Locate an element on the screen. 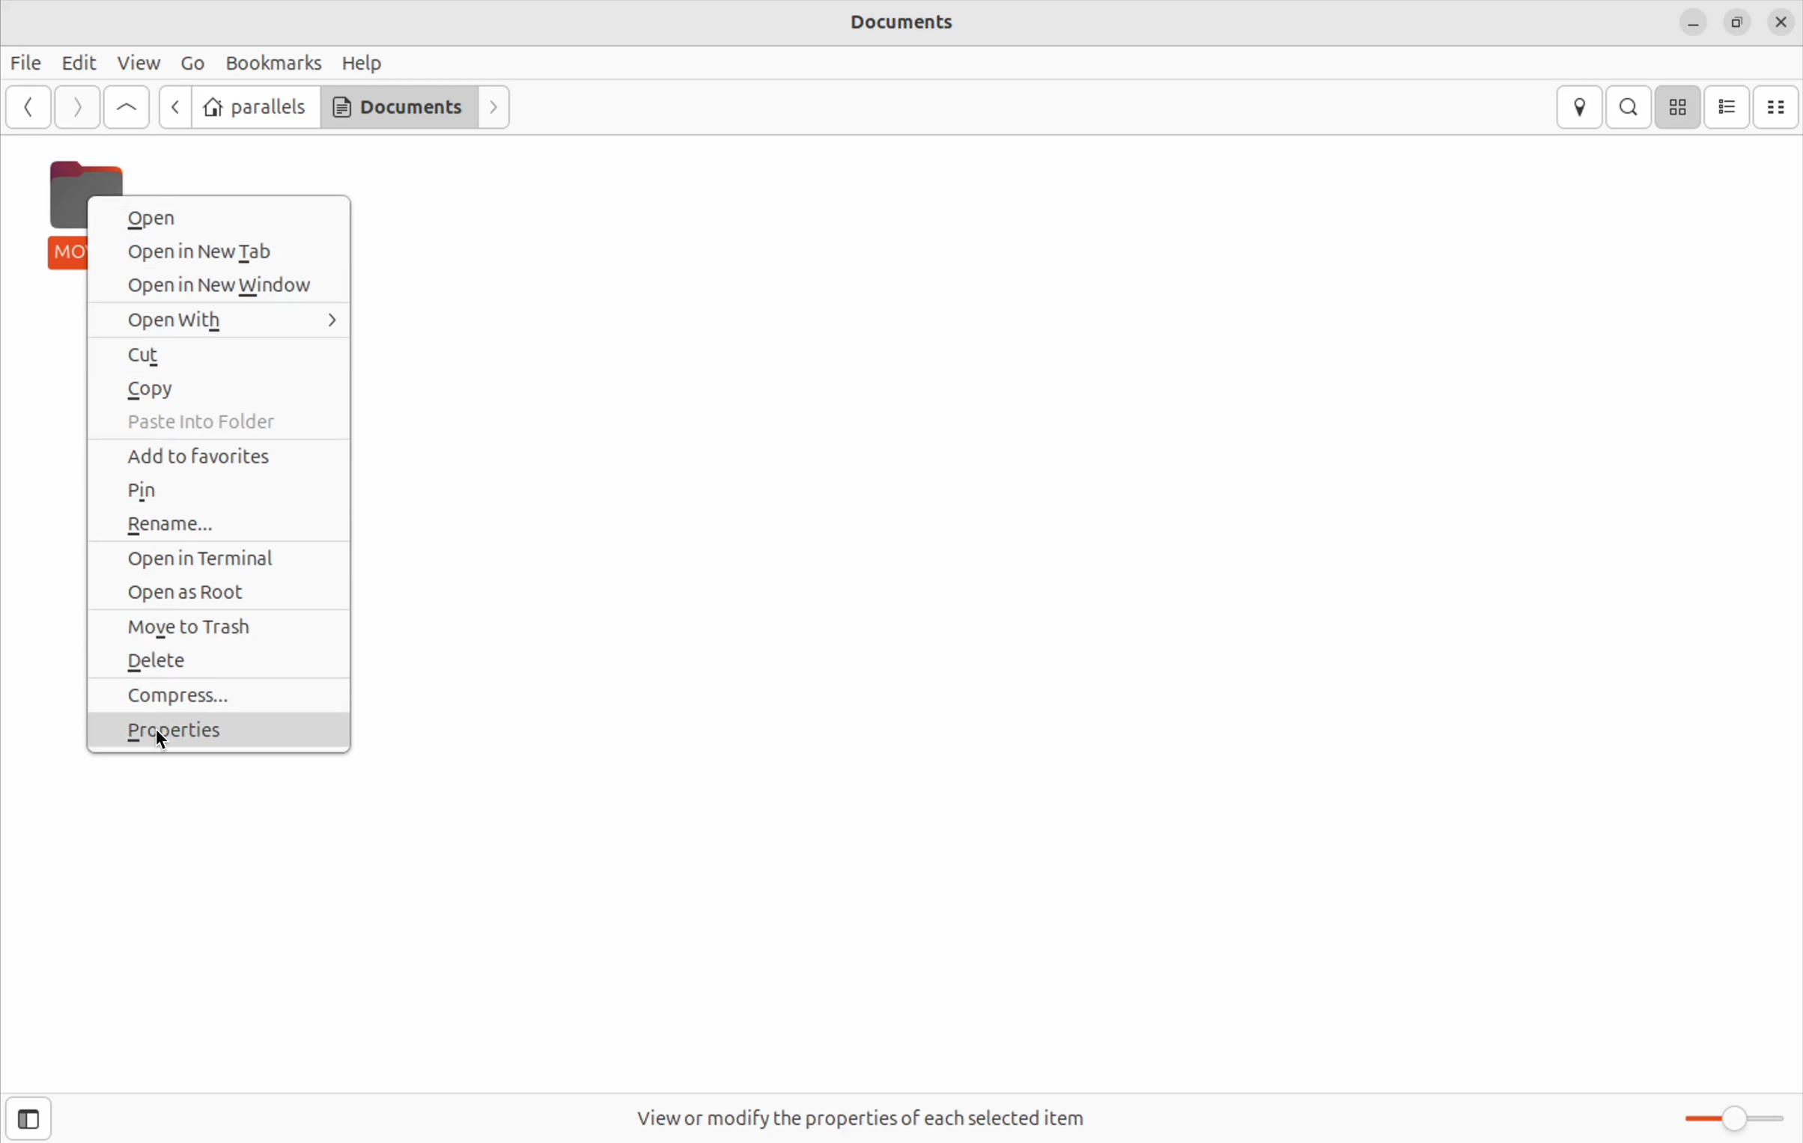  Add to favorites is located at coordinates (220, 457).